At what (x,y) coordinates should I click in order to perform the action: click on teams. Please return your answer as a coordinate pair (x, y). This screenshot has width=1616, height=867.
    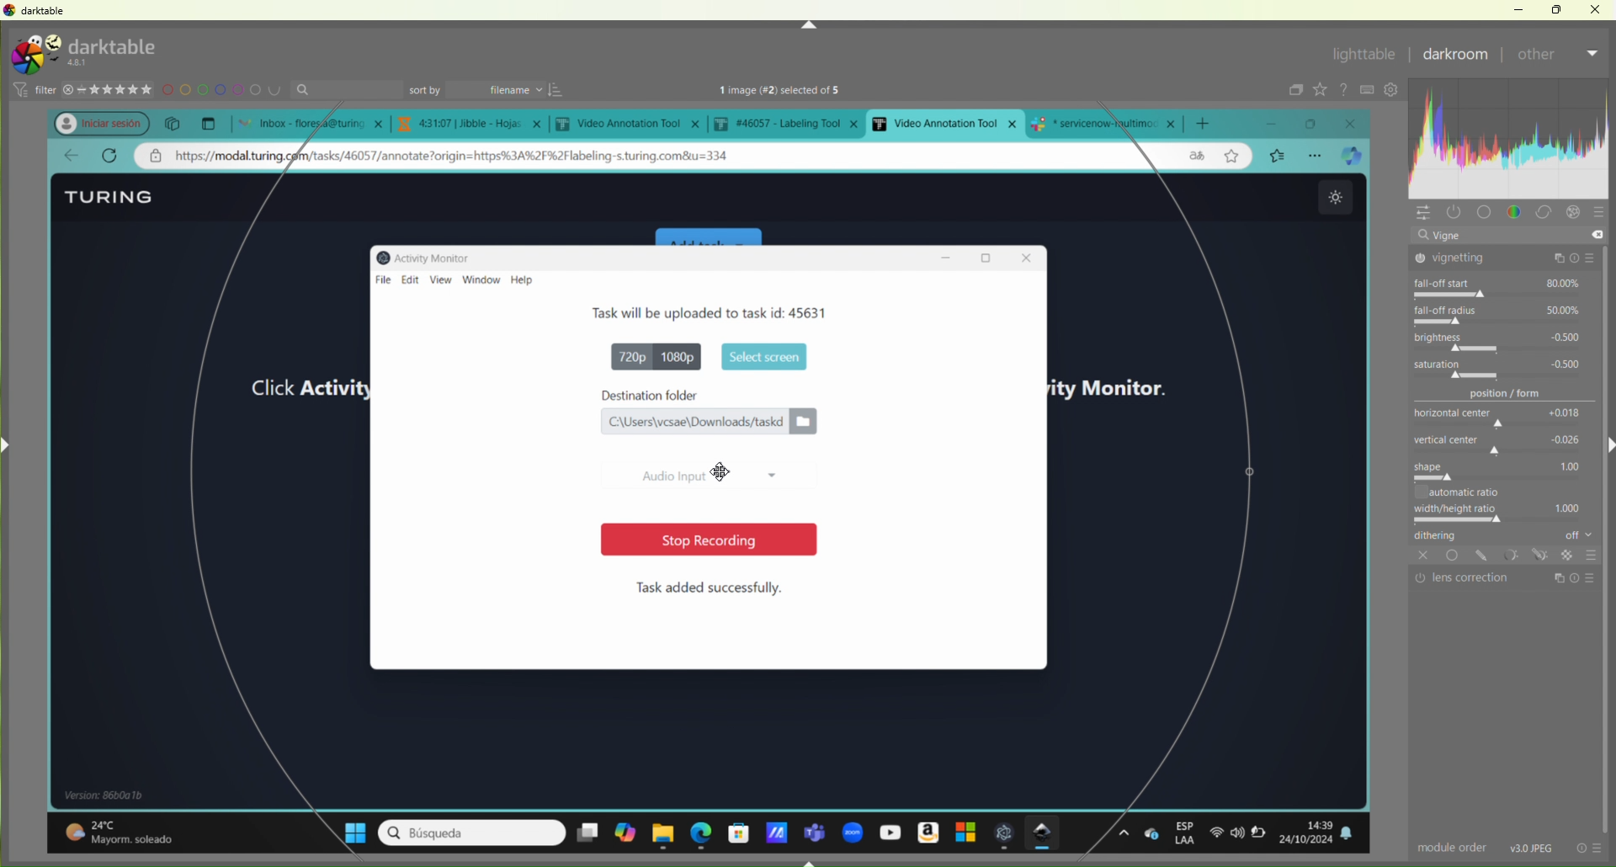
    Looking at the image, I should click on (816, 827).